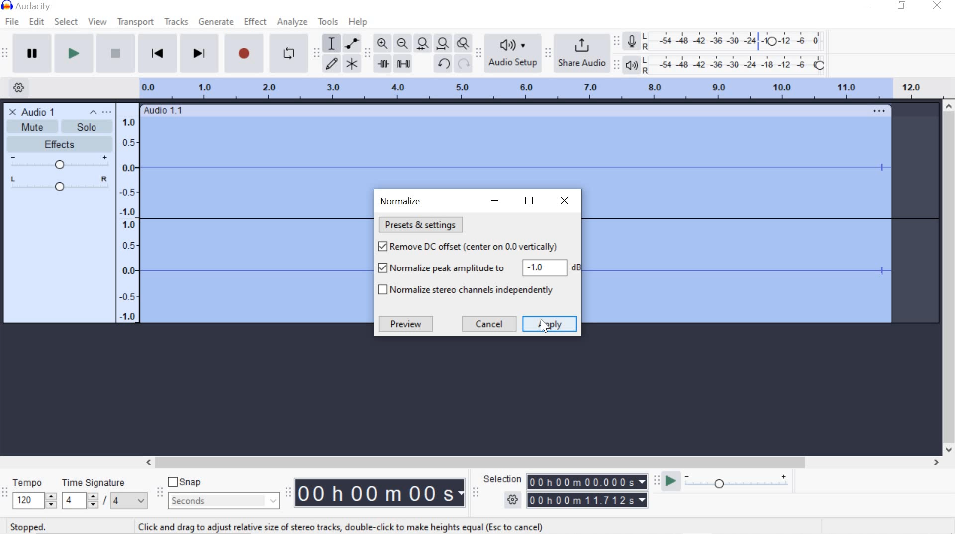 This screenshot has width=955, height=534. Describe the element at coordinates (33, 493) in the screenshot. I see `TEMPO` at that location.